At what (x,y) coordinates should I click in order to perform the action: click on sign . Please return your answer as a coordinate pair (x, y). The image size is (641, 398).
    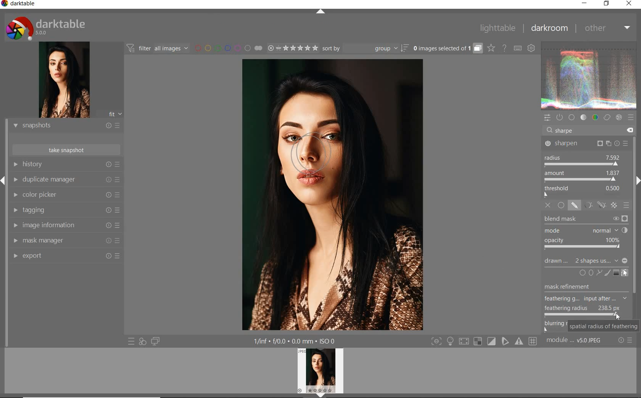
    Looking at the image, I should click on (478, 342).